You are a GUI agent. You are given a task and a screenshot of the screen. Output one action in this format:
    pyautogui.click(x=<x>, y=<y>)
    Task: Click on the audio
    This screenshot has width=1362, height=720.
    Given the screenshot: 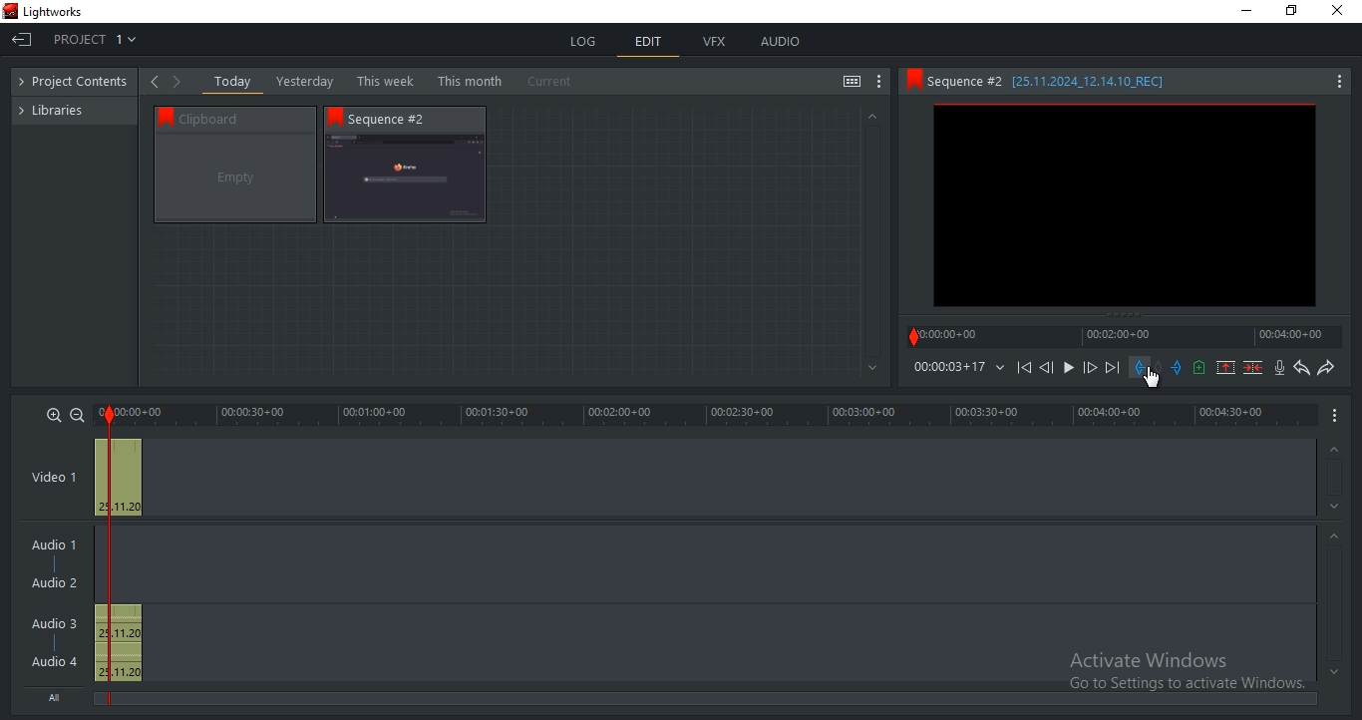 What is the action you would take?
    pyautogui.click(x=780, y=41)
    